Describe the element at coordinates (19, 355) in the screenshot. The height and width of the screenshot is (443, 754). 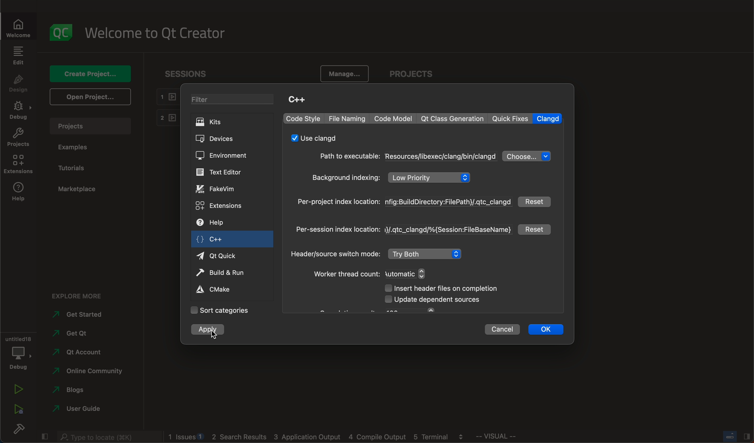
I see `debug` at that location.